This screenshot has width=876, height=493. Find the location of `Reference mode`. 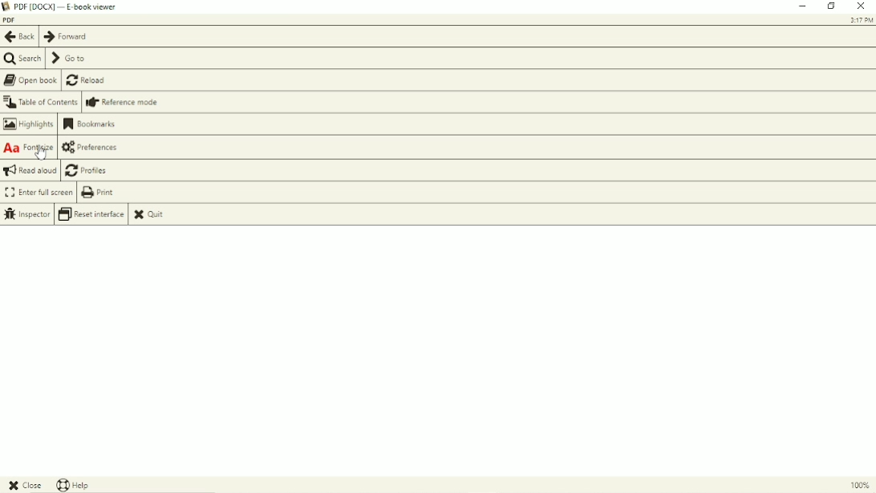

Reference mode is located at coordinates (124, 103).